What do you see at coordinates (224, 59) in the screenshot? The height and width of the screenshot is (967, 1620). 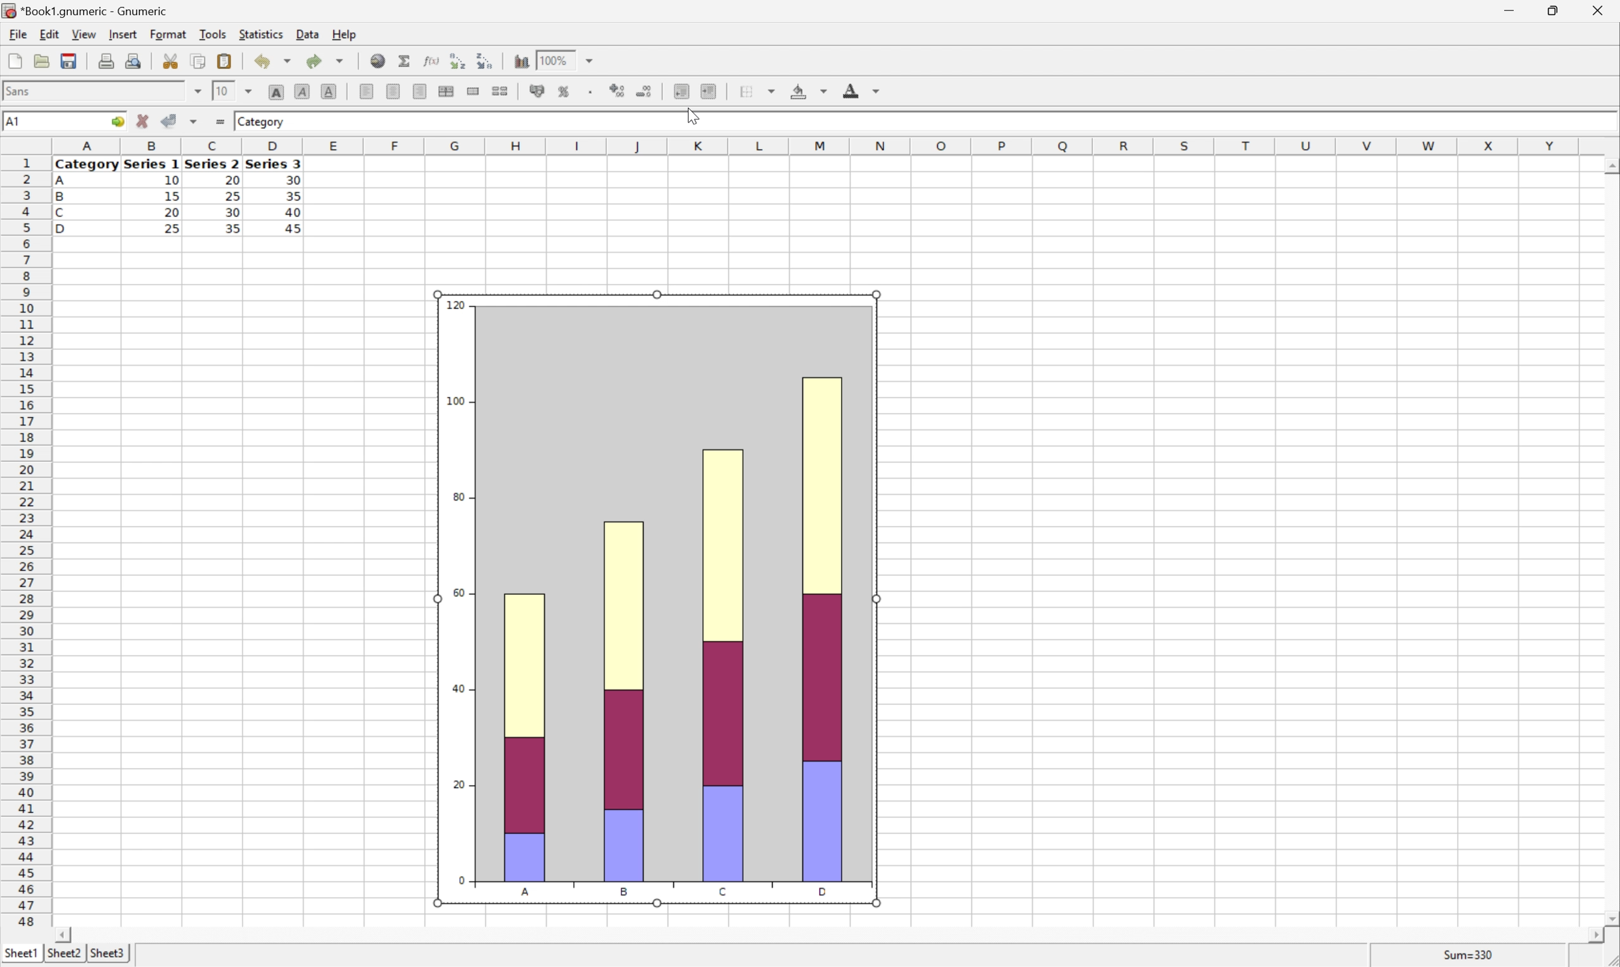 I see `Paste clipboard` at bounding box center [224, 59].